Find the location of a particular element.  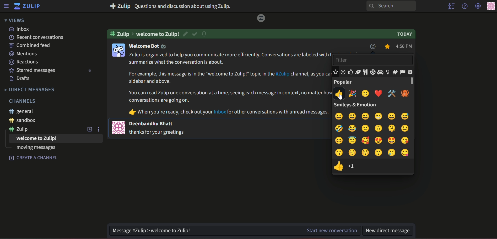

welcome to Zulip! is located at coordinates (158, 34).